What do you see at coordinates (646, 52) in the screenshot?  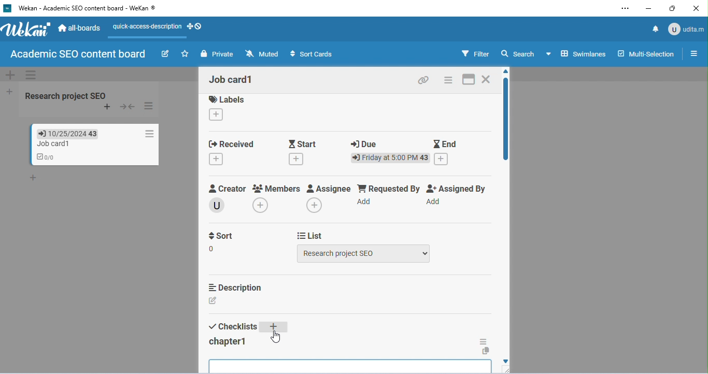 I see `multi-selection` at bounding box center [646, 52].